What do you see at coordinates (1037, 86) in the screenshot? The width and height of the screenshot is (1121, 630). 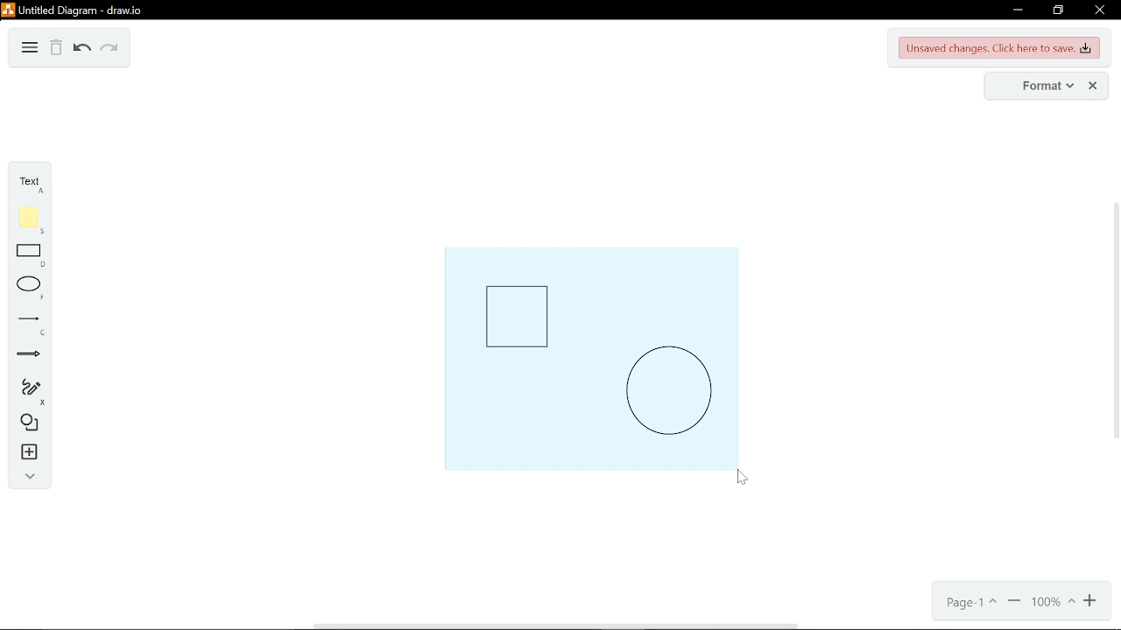 I see `format` at bounding box center [1037, 86].